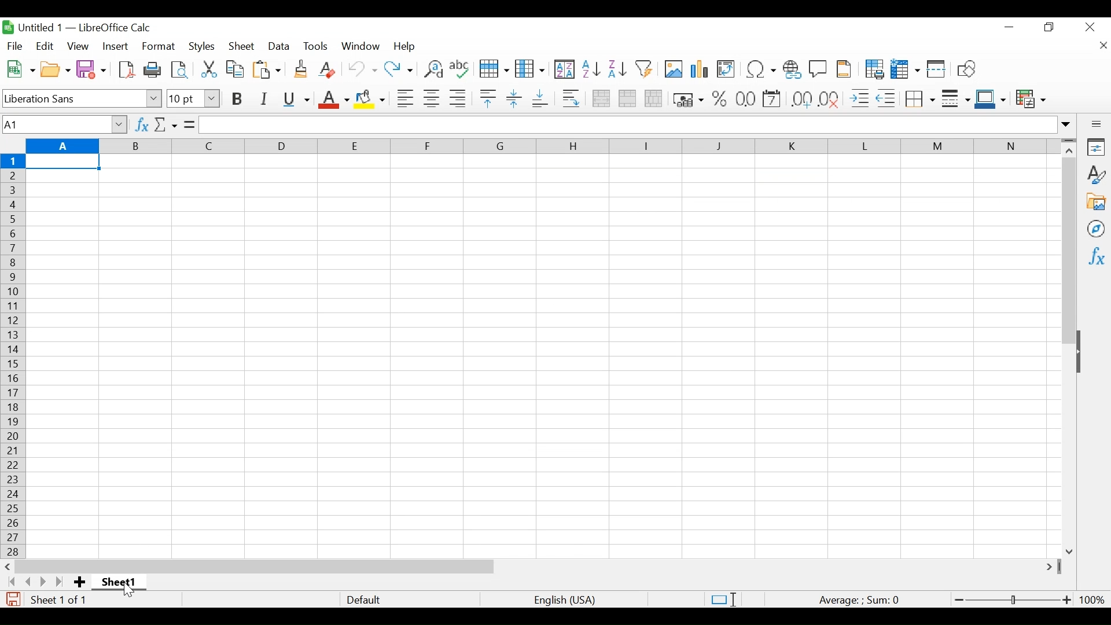 The image size is (1111, 625). Describe the element at coordinates (991, 100) in the screenshot. I see `Border Color` at that location.